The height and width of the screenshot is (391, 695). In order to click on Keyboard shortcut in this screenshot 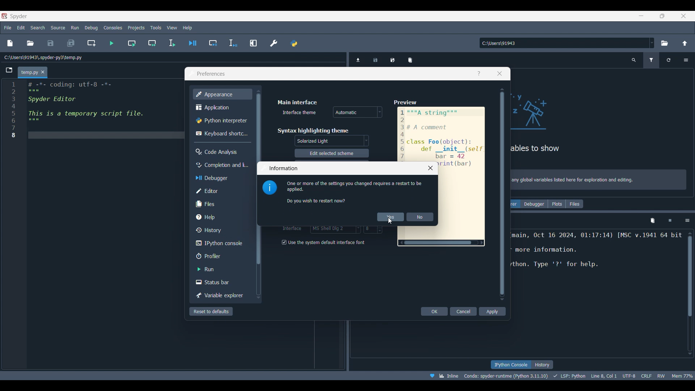, I will do `click(222, 134)`.